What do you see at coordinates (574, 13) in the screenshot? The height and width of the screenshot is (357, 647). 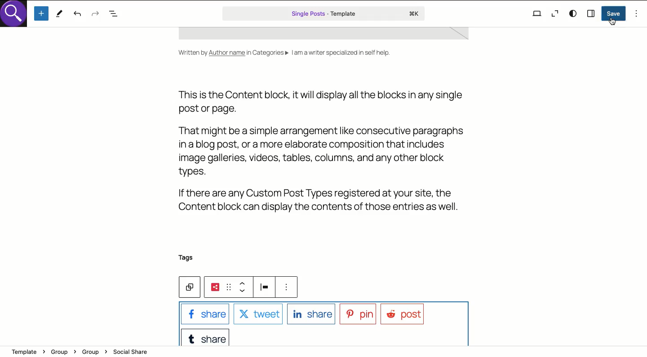 I see `Style` at bounding box center [574, 13].